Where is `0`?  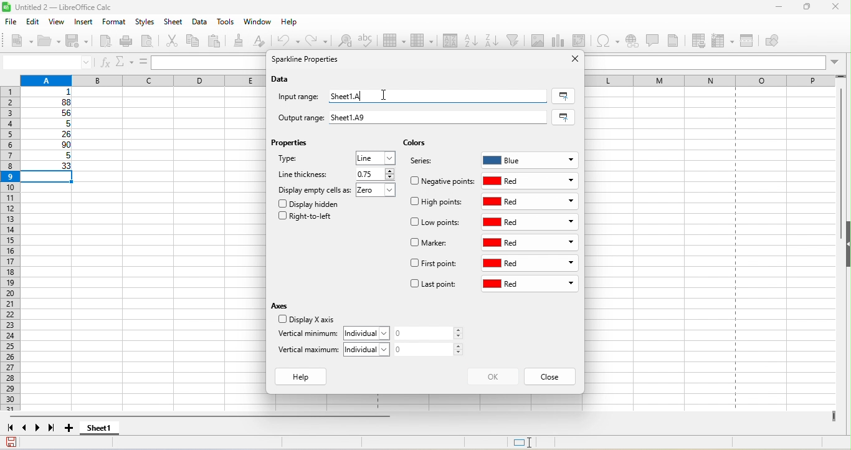 0 is located at coordinates (432, 349).